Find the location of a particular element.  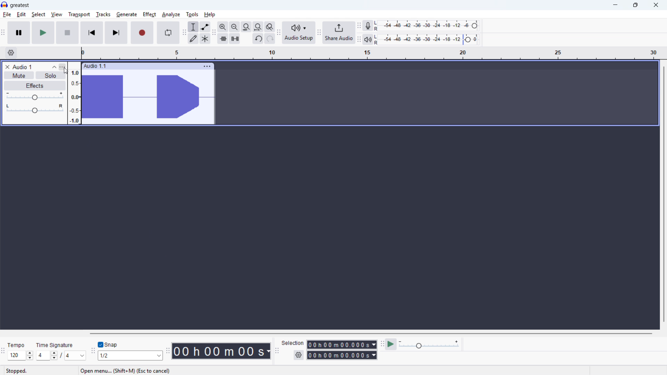

Selection toolbar  is located at coordinates (278, 352).